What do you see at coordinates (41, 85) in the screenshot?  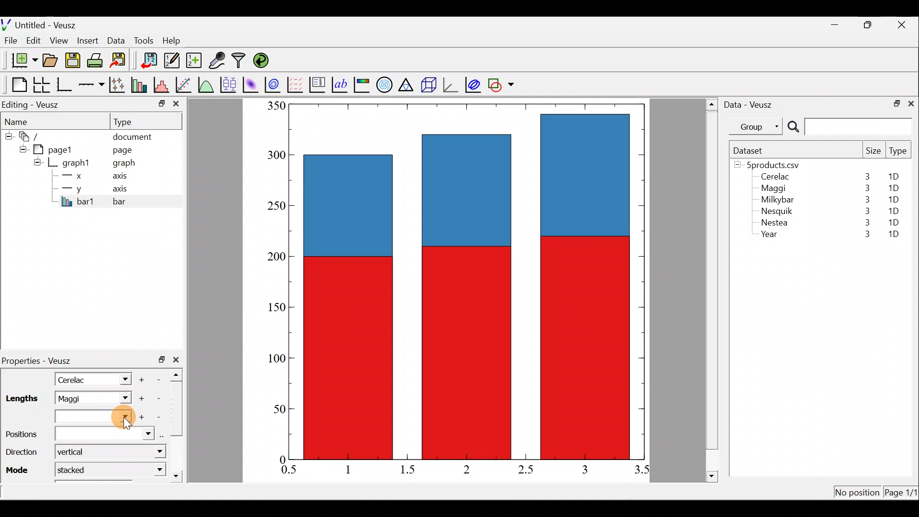 I see `Arrange graphs in a grid` at bounding box center [41, 85].